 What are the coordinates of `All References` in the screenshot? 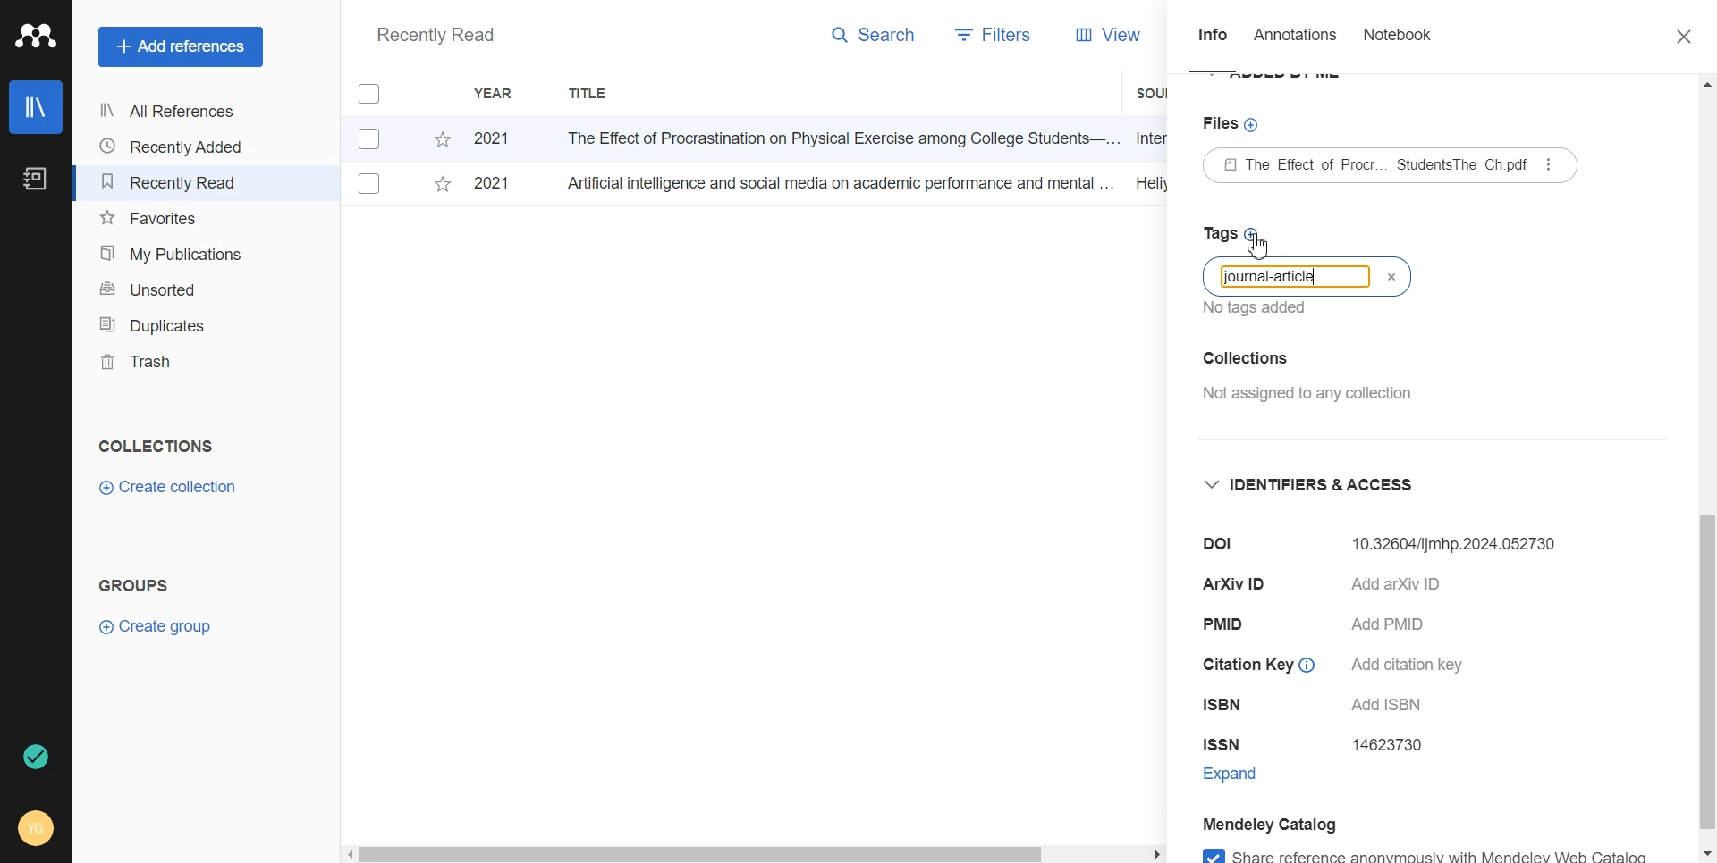 It's located at (174, 111).